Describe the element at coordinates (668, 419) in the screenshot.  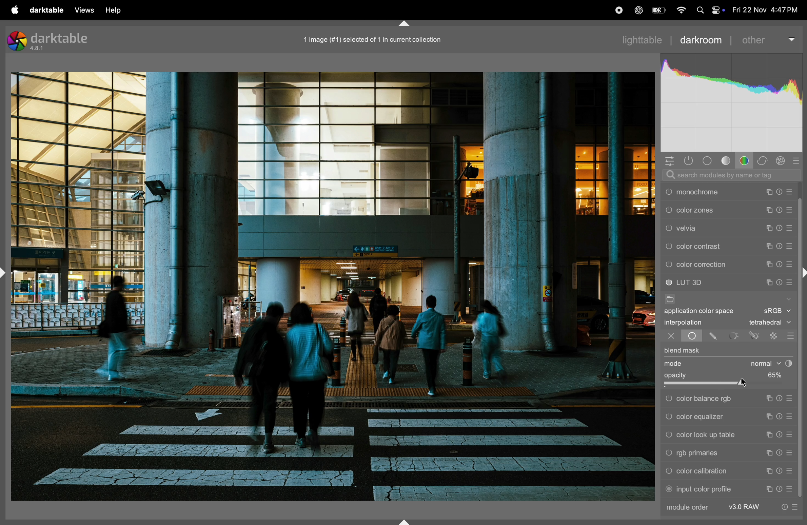
I see `color equalizer switched off` at that location.